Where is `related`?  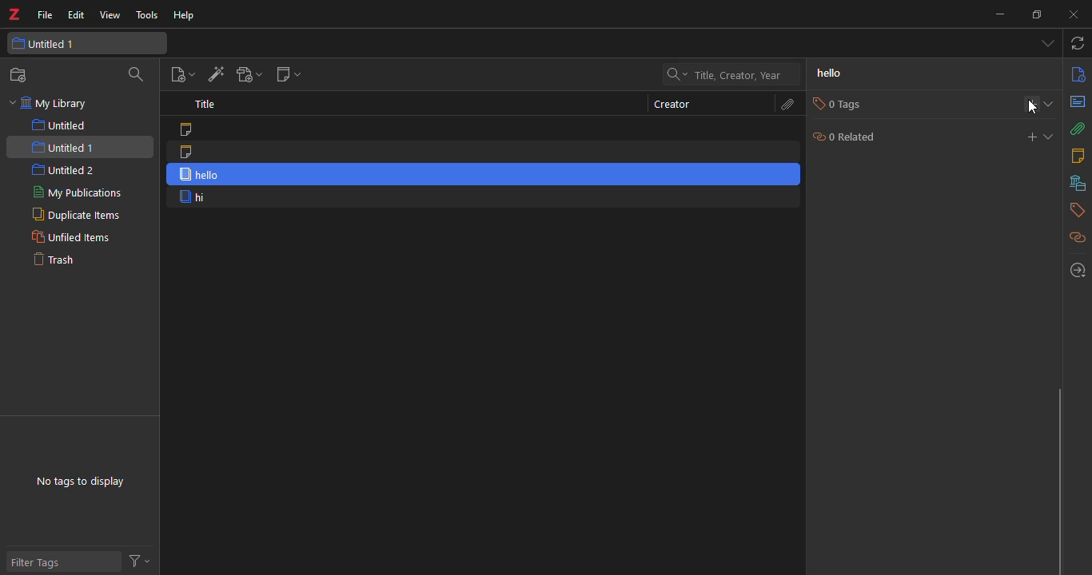
related is located at coordinates (1074, 236).